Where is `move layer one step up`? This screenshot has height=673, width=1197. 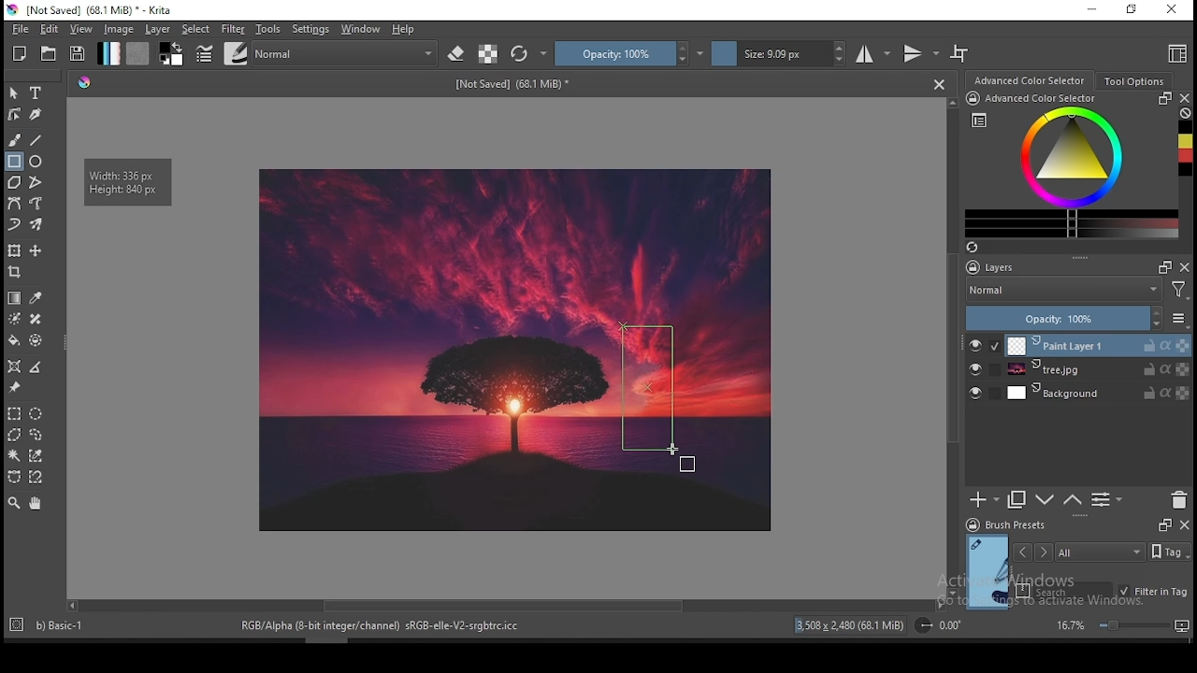
move layer one step up is located at coordinates (1071, 500).